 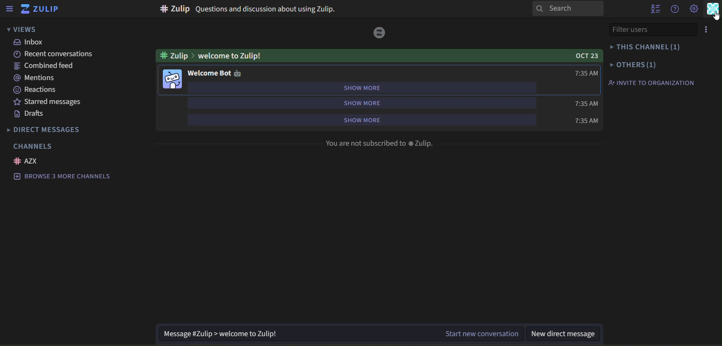 What do you see at coordinates (40, 90) in the screenshot?
I see `reactions` at bounding box center [40, 90].